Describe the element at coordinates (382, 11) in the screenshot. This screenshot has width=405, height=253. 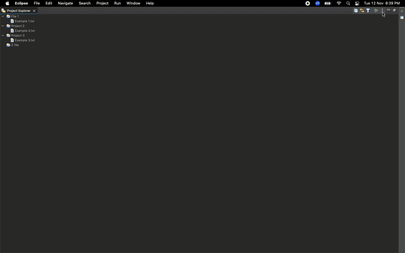
I see `View menu` at that location.